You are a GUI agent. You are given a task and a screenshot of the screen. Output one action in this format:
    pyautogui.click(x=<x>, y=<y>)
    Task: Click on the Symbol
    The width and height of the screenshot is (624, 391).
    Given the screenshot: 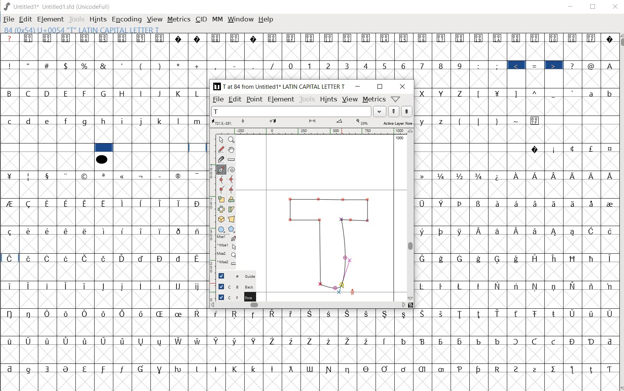 What is the action you would take?
    pyautogui.click(x=462, y=231)
    